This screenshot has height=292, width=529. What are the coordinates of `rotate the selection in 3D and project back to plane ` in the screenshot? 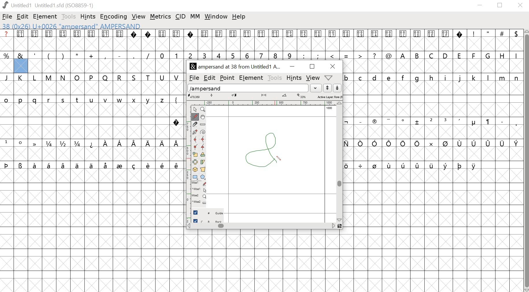 It's located at (195, 169).